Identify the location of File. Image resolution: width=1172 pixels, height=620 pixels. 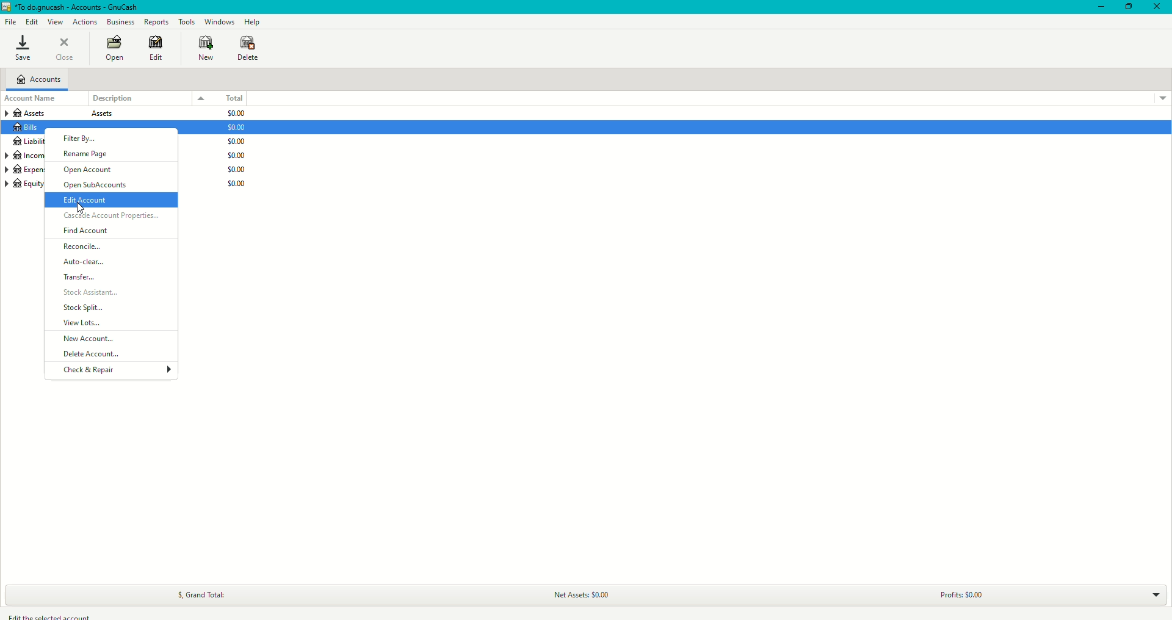
(12, 23).